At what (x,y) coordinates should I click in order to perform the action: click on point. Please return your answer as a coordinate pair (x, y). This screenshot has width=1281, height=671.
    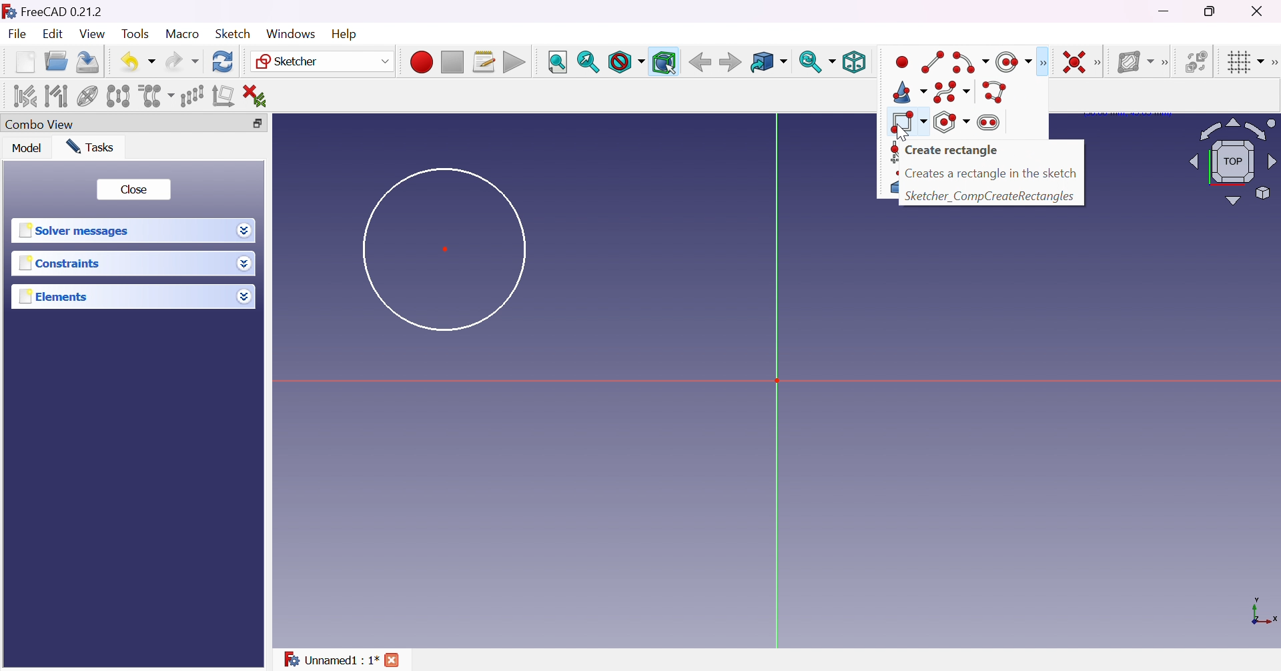
    Looking at the image, I should click on (903, 61).